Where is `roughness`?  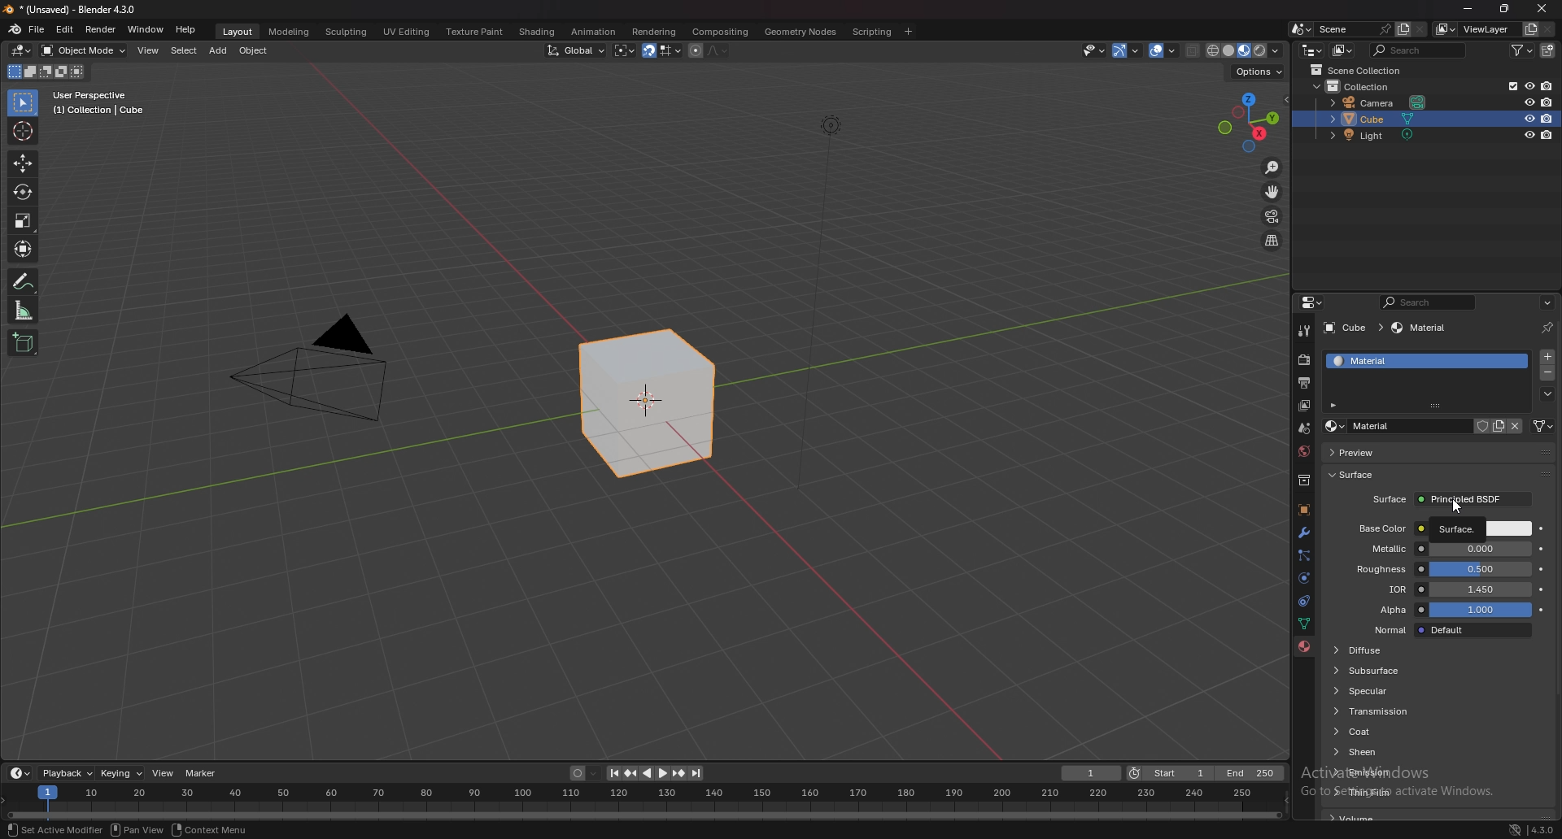 roughness is located at coordinates (1442, 569).